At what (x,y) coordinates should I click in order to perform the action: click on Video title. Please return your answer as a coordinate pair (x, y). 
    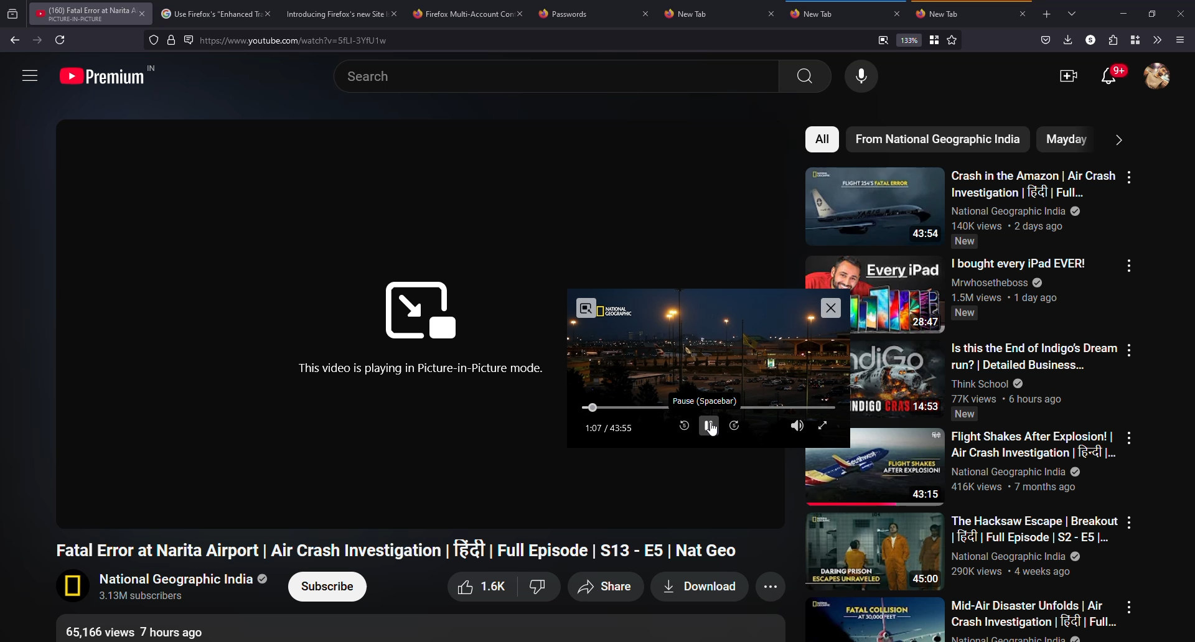
    Looking at the image, I should click on (401, 549).